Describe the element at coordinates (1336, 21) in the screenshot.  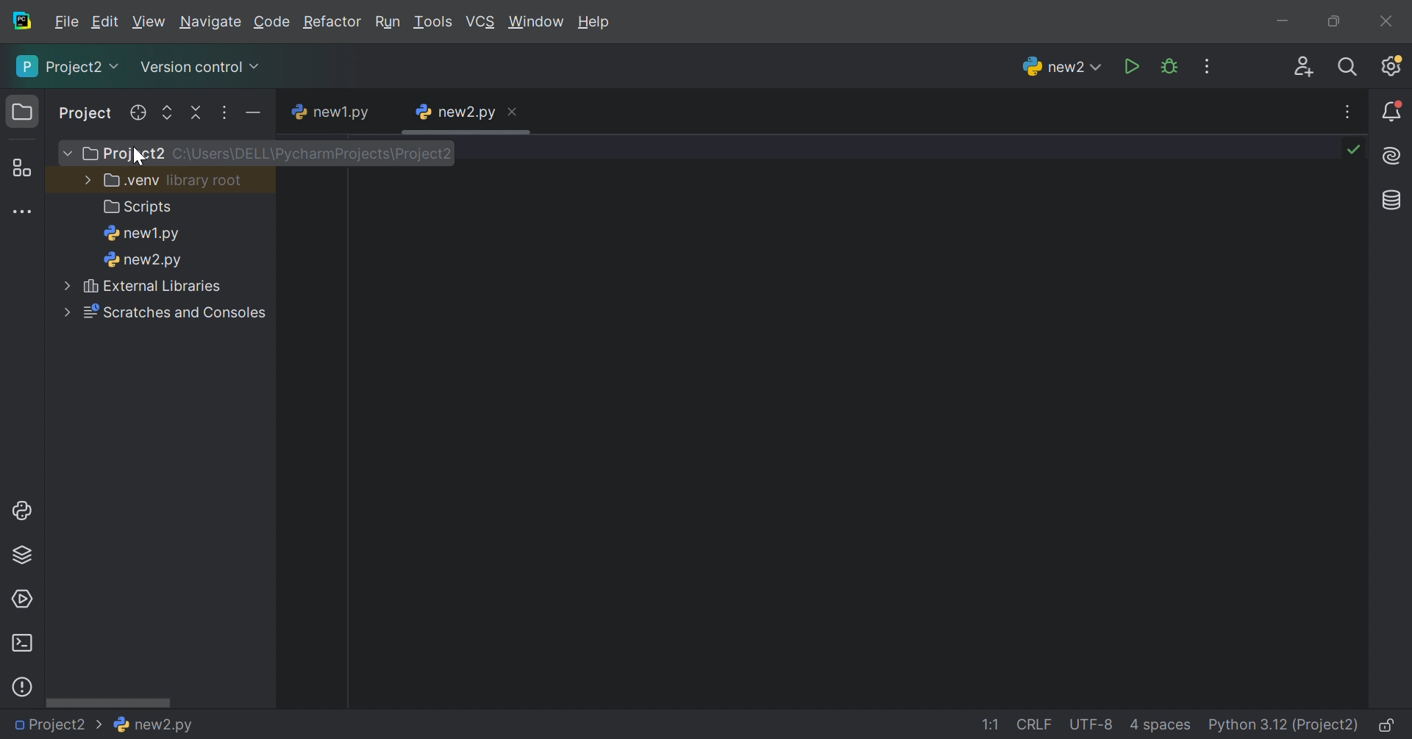
I see `Restore down` at that location.